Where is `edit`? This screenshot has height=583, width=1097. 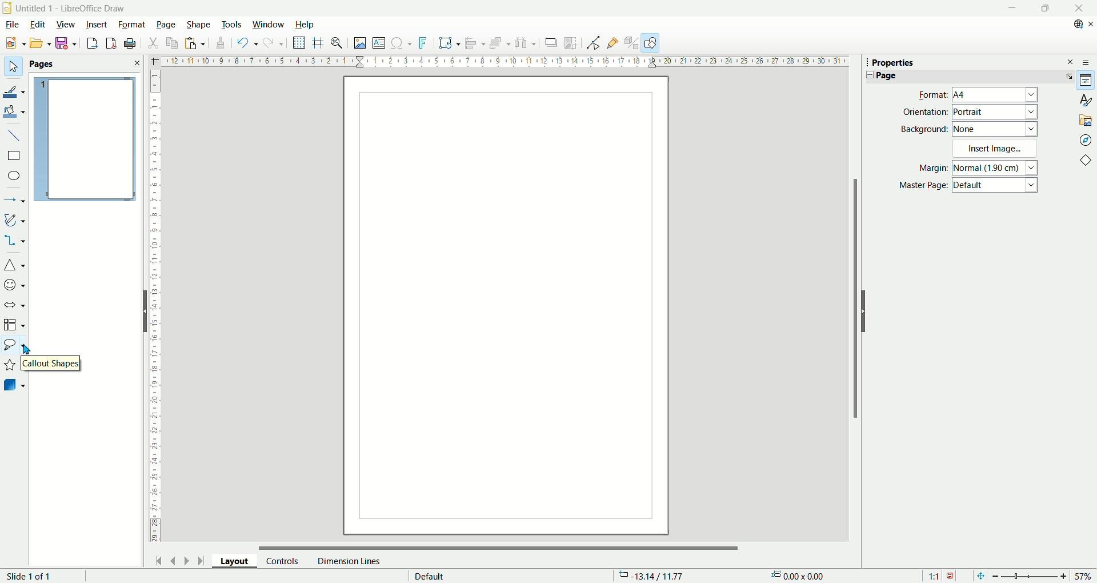
edit is located at coordinates (37, 26).